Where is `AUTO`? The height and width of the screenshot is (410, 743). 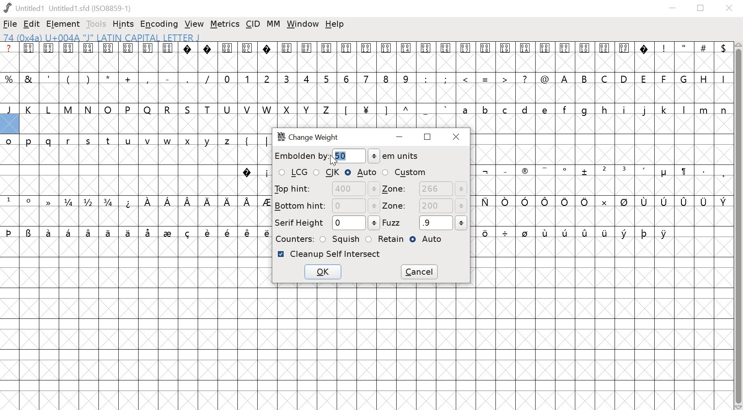
AUTO is located at coordinates (361, 172).